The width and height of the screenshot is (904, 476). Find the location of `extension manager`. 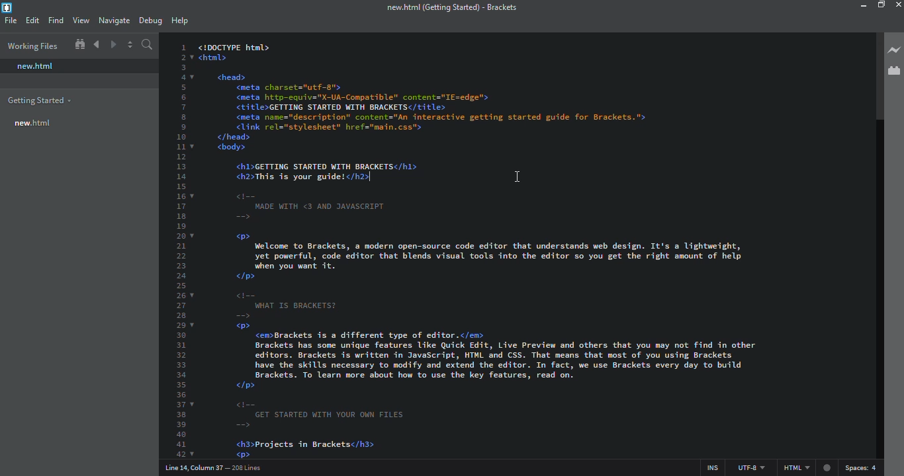

extension manager is located at coordinates (893, 71).